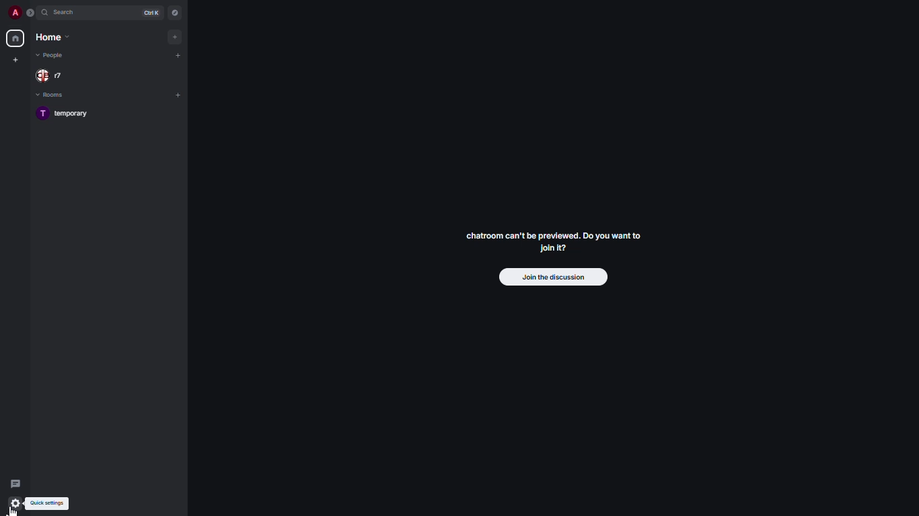 Image resolution: width=919 pixels, height=516 pixels. I want to click on create new space, so click(15, 58).